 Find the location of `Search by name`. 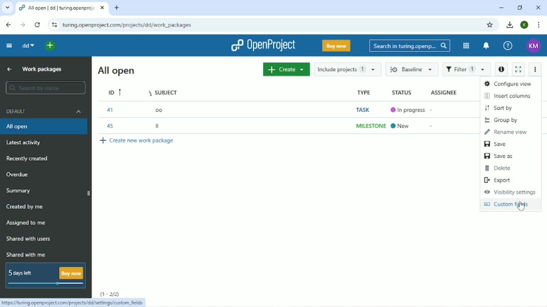

Search by name is located at coordinates (45, 87).